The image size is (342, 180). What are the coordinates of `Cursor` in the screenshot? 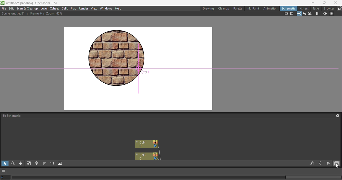 It's located at (337, 166).